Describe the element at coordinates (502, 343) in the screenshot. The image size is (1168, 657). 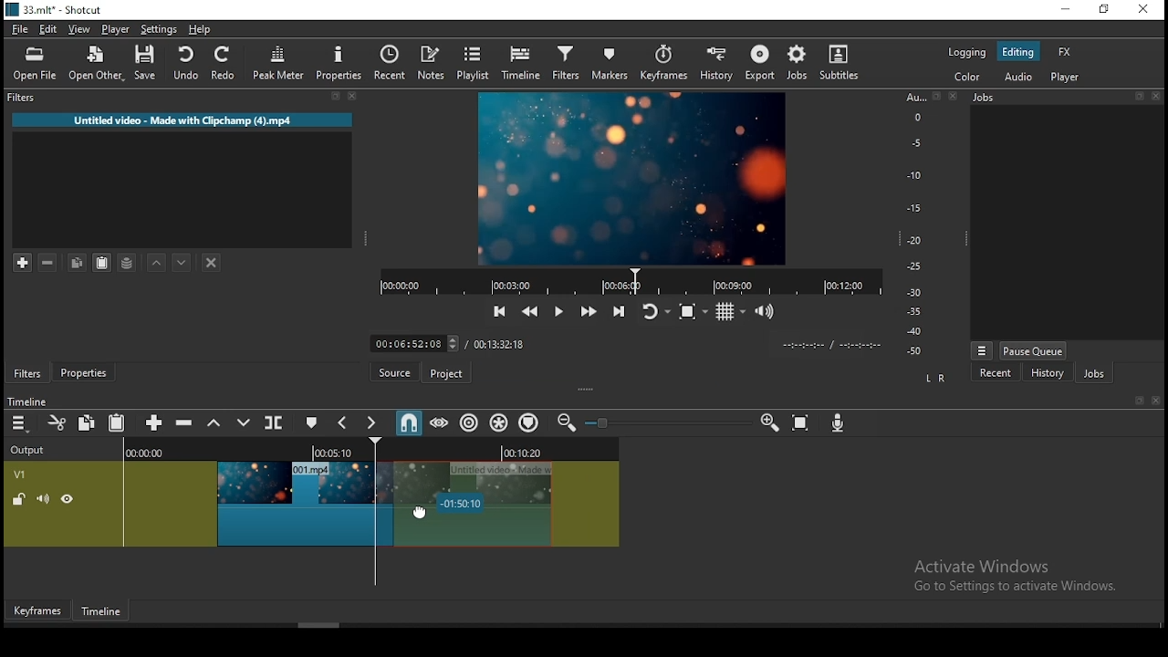
I see `track duration` at that location.